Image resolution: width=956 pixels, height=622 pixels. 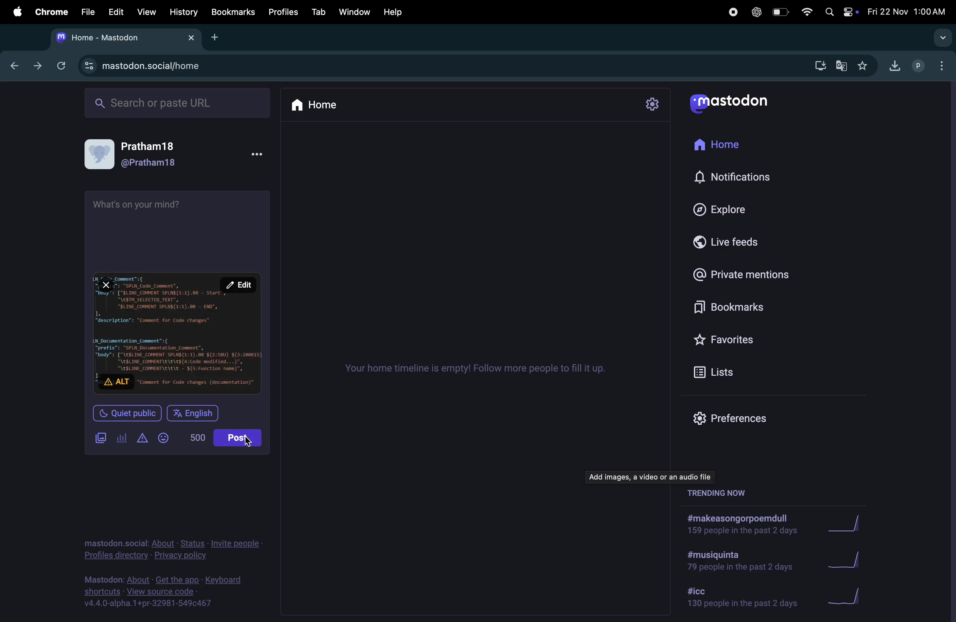 I want to click on settings, so click(x=653, y=104).